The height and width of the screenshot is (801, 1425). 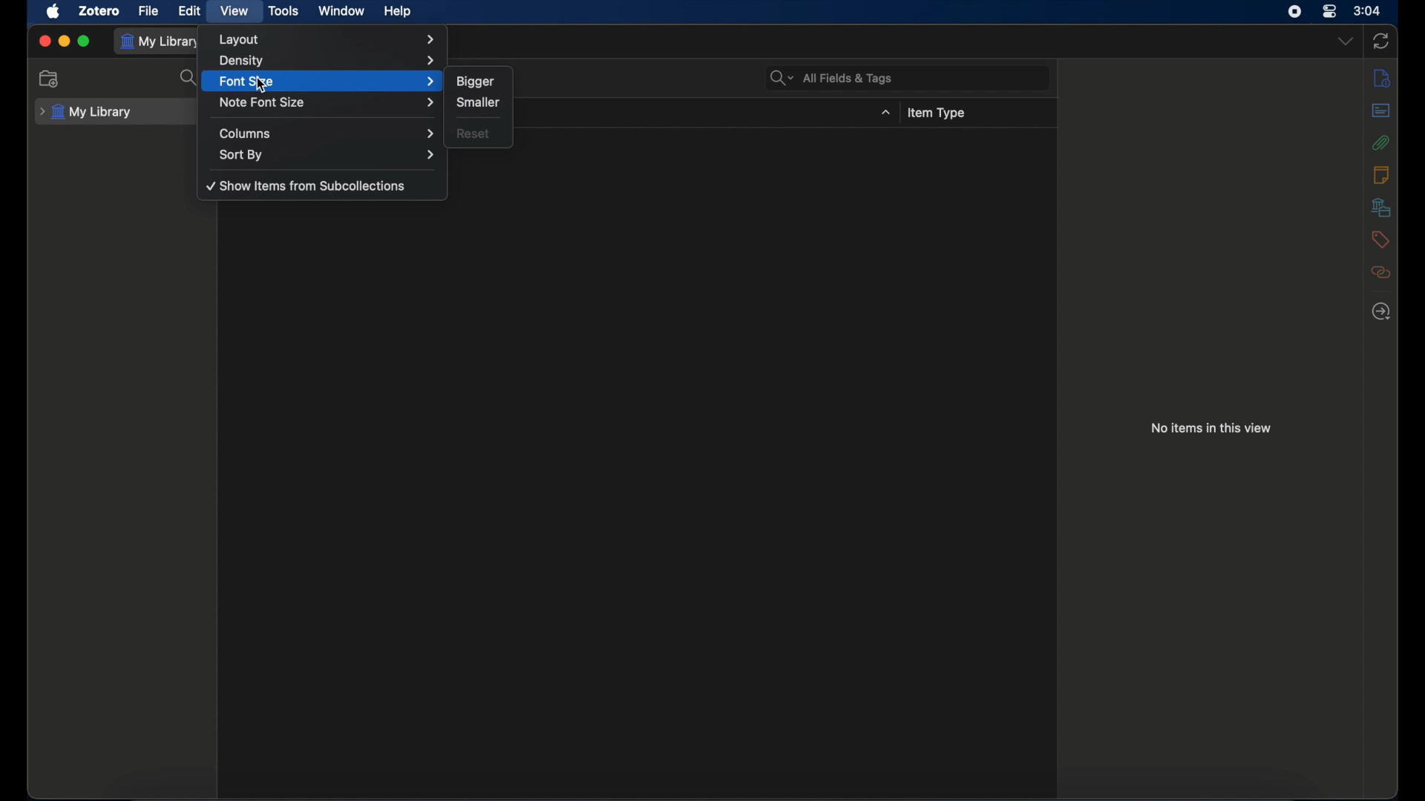 I want to click on my library, so click(x=85, y=112).